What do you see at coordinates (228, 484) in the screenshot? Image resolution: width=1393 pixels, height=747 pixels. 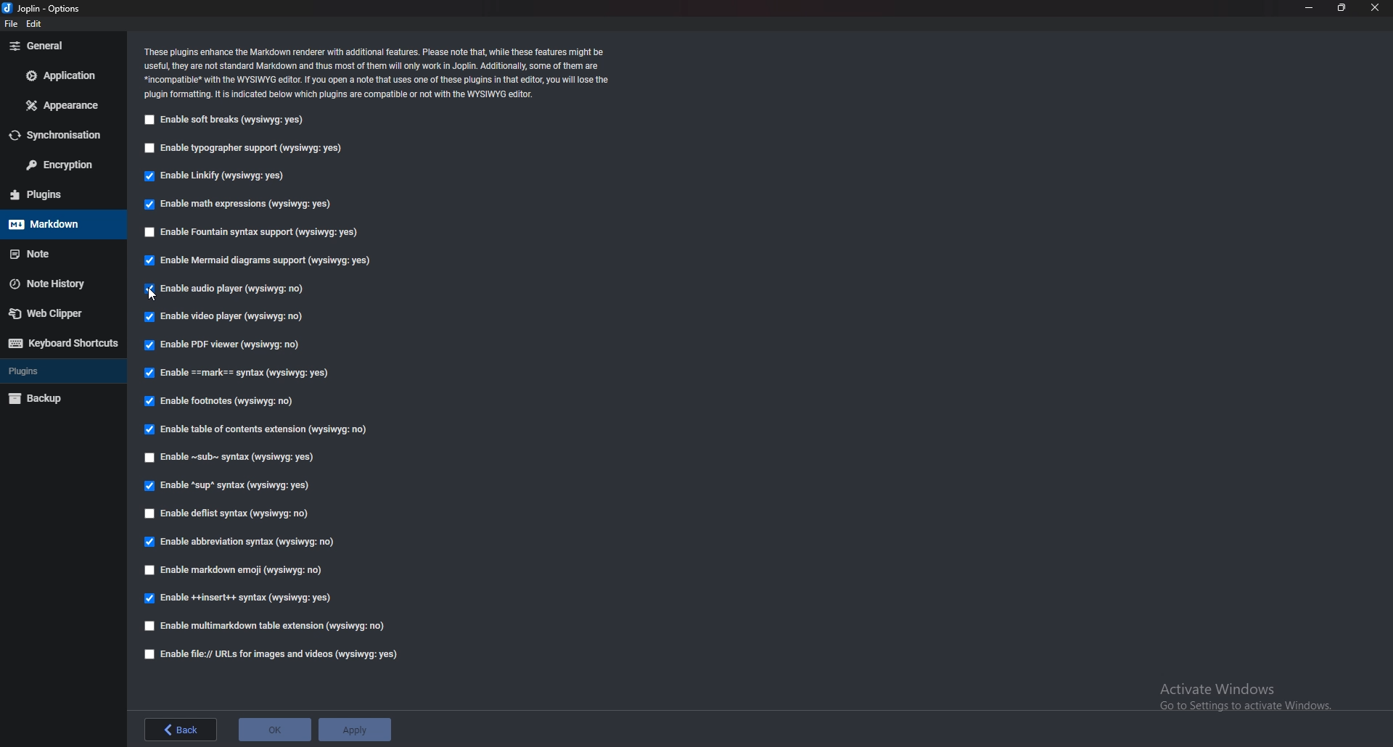 I see `enable sup syntax` at bounding box center [228, 484].